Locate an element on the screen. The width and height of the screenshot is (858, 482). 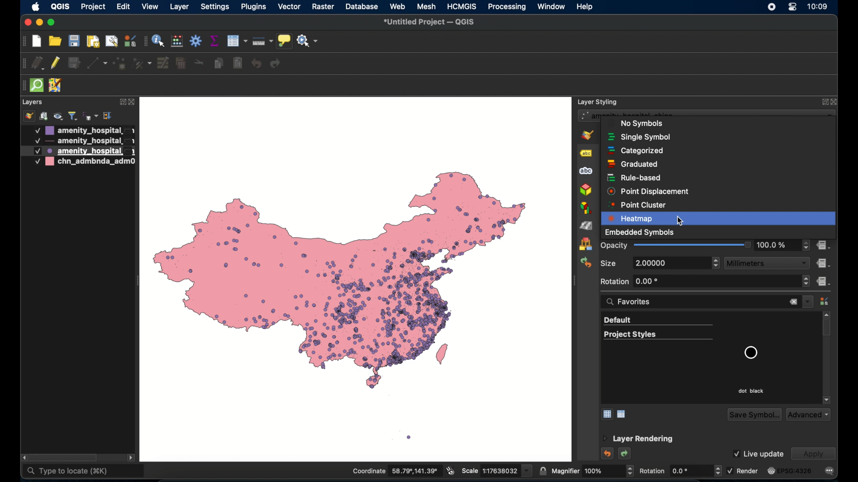
vertex tool is located at coordinates (143, 63).